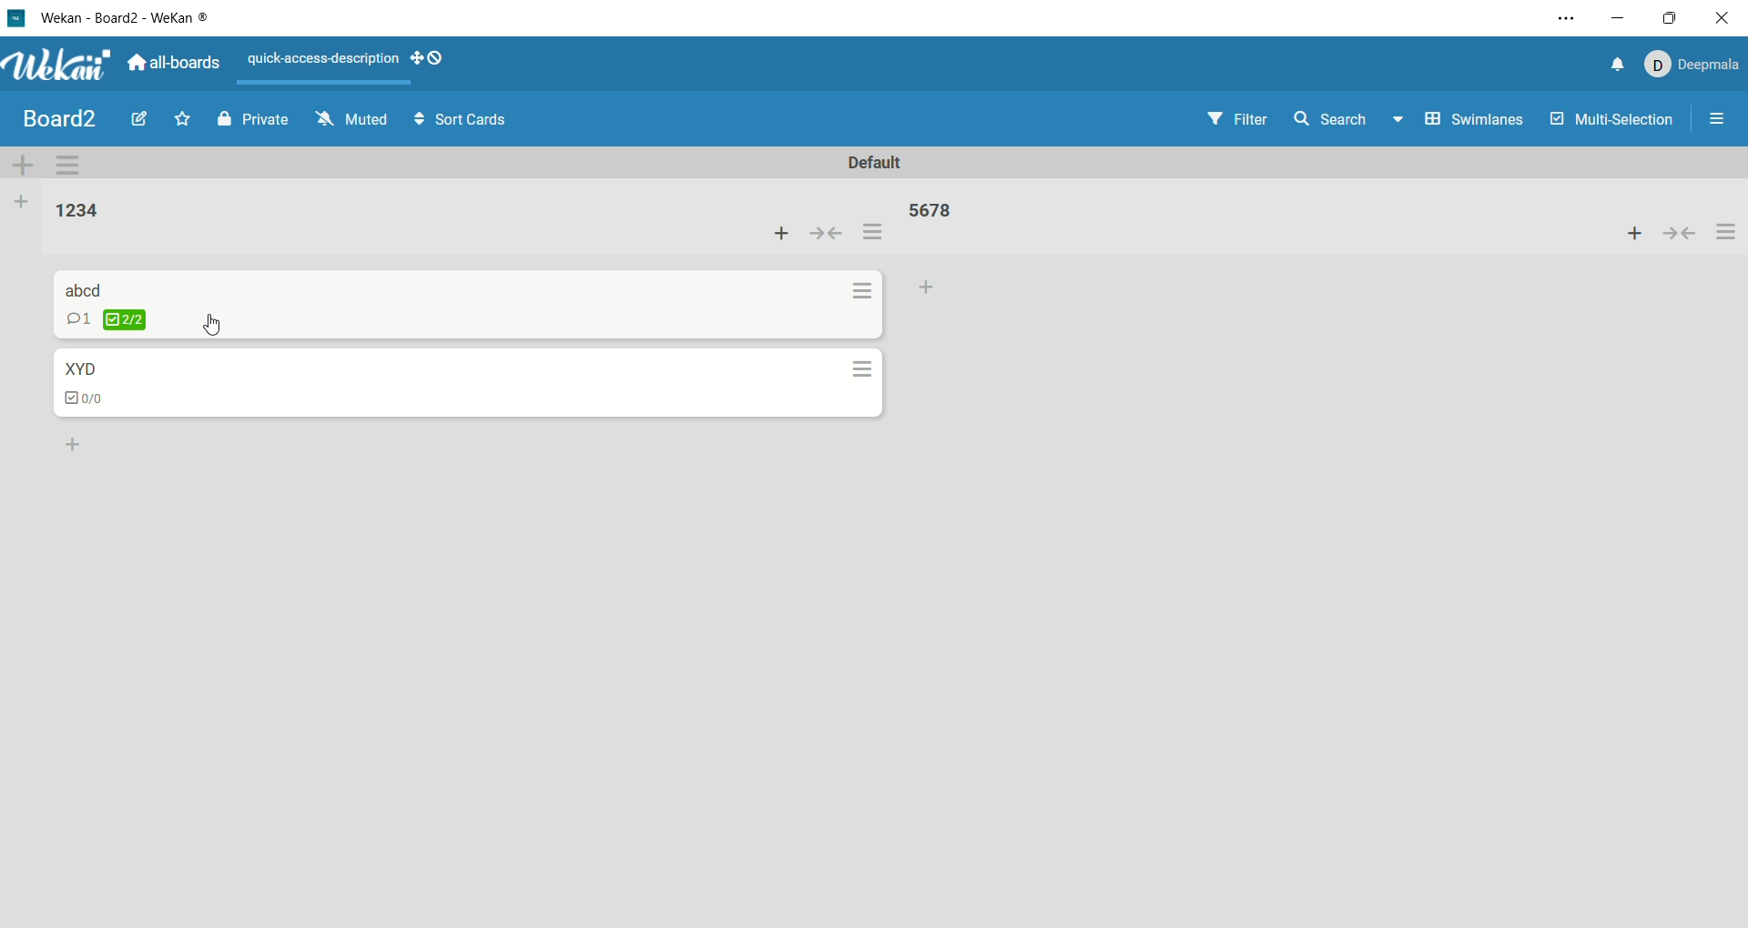 Image resolution: width=1748 pixels, height=928 pixels. Describe the element at coordinates (1670, 20) in the screenshot. I see `maximize` at that location.